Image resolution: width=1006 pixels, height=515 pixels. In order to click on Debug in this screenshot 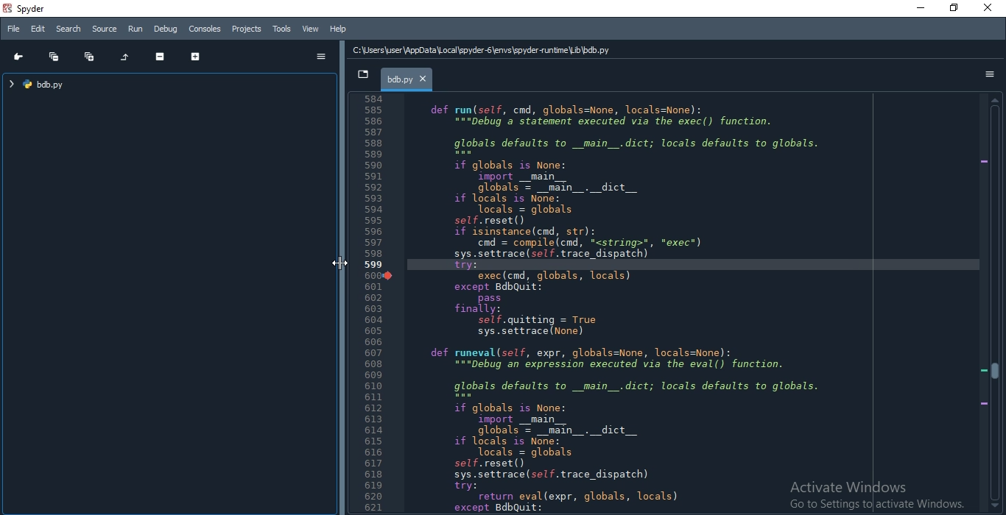, I will do `click(166, 29)`.